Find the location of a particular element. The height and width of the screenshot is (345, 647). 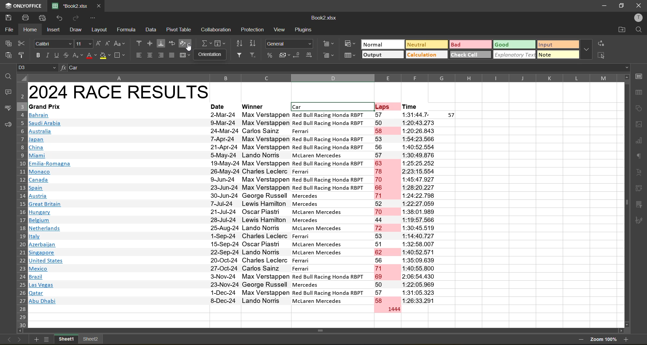

font size is located at coordinates (84, 44).